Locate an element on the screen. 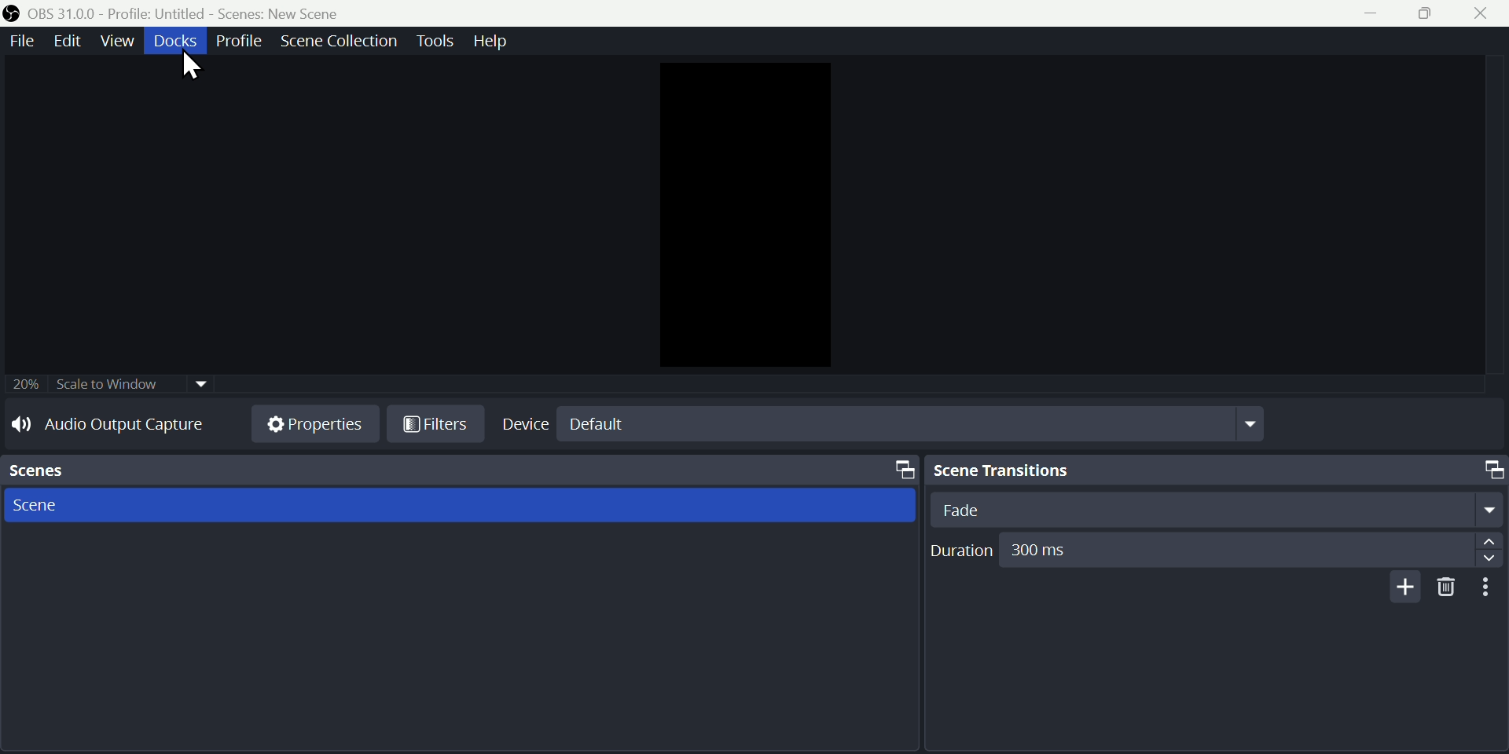 The height and width of the screenshot is (754, 1509). more options is located at coordinates (1485, 588).